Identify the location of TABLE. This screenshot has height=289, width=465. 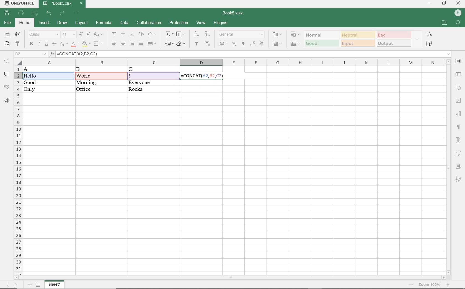
(459, 74).